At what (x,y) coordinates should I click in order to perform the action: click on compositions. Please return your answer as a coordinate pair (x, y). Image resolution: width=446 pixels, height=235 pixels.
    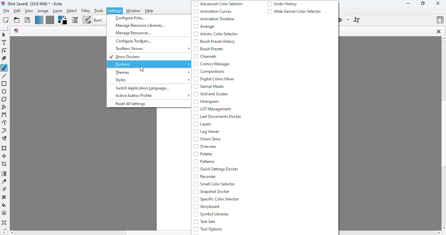
    Looking at the image, I should click on (209, 71).